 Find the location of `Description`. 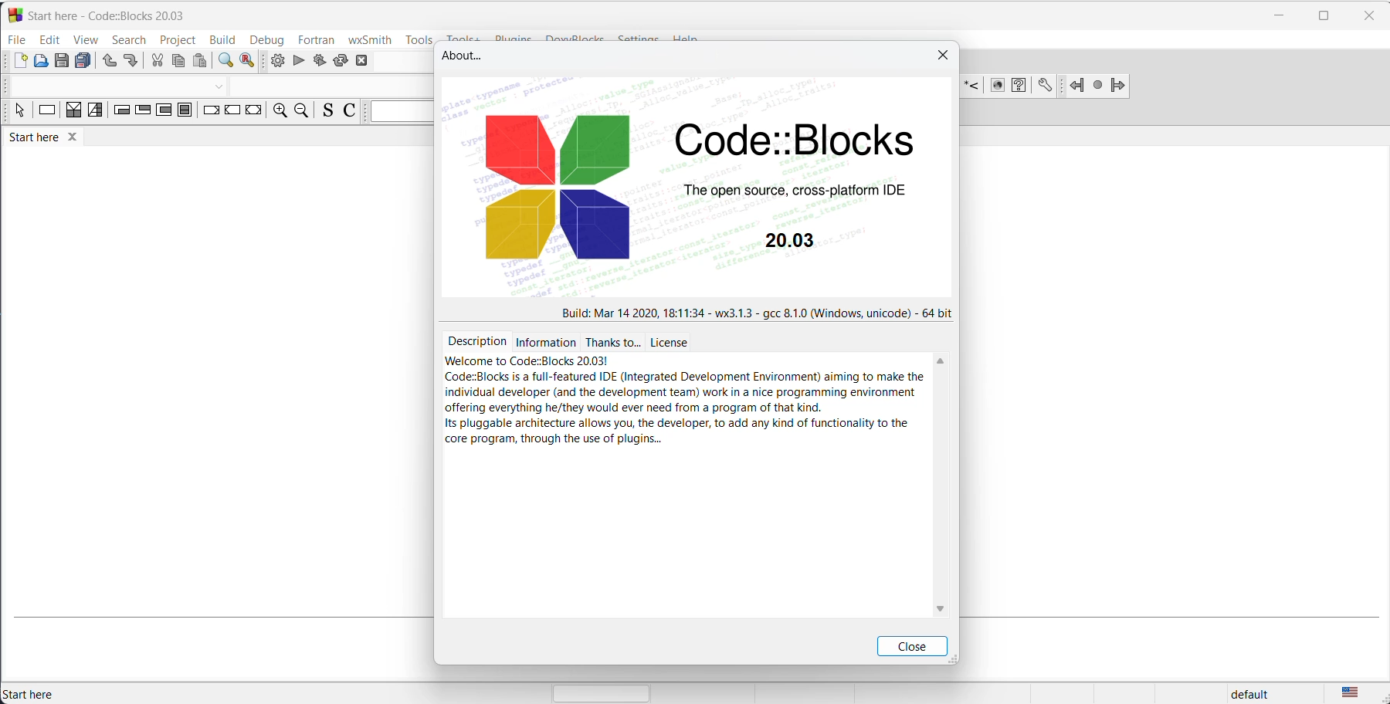

Description is located at coordinates (476, 341).